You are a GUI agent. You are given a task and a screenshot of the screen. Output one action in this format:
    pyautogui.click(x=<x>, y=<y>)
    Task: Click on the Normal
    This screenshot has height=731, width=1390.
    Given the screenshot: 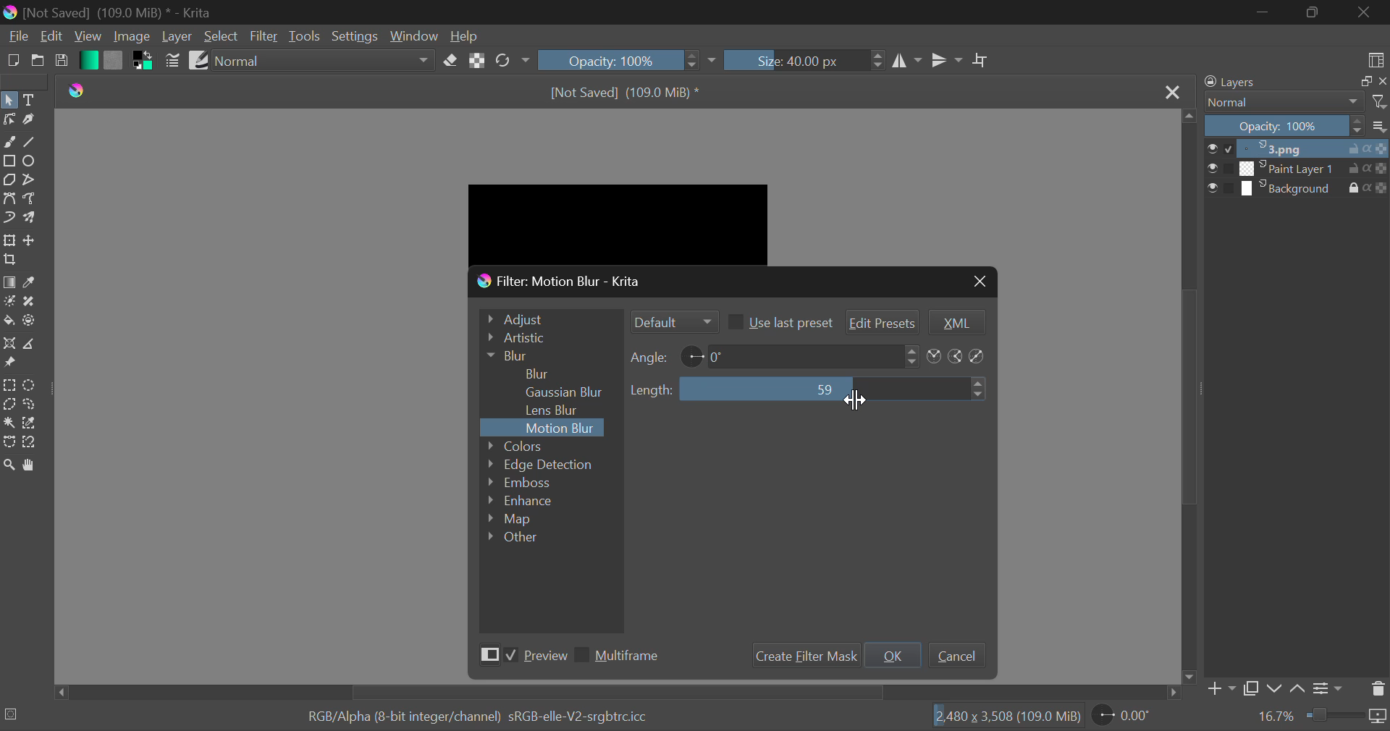 What is the action you would take?
    pyautogui.click(x=1294, y=102)
    